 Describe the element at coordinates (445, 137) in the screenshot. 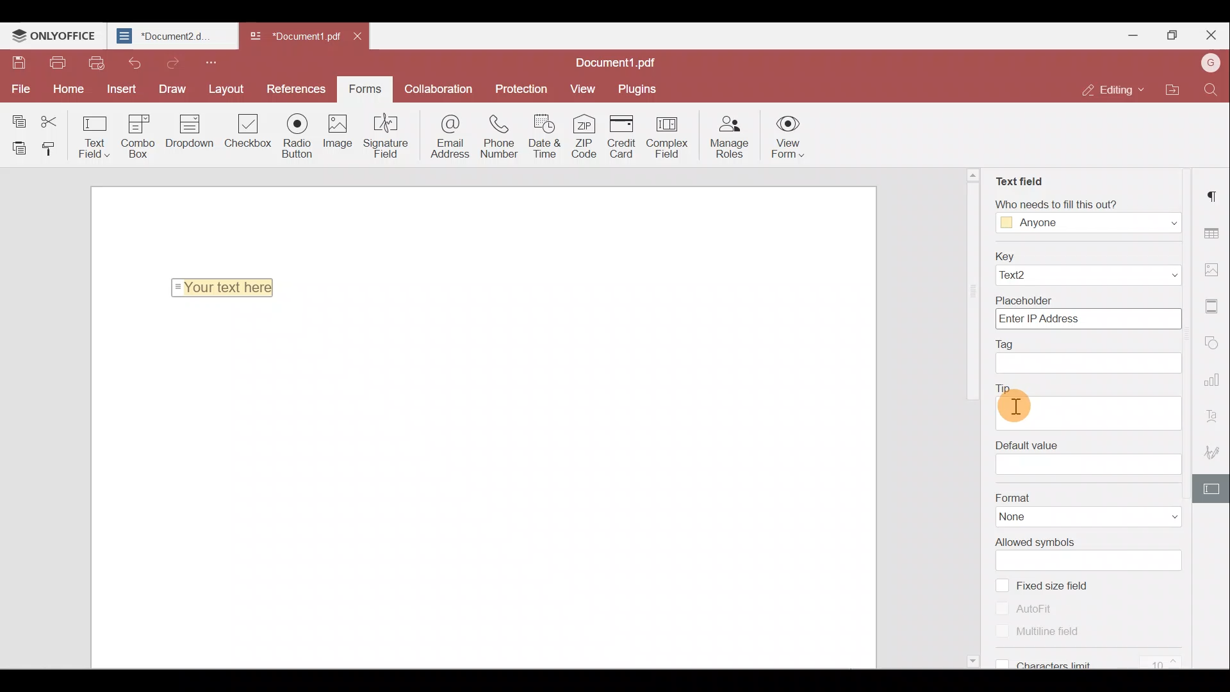

I see `Email address` at that location.